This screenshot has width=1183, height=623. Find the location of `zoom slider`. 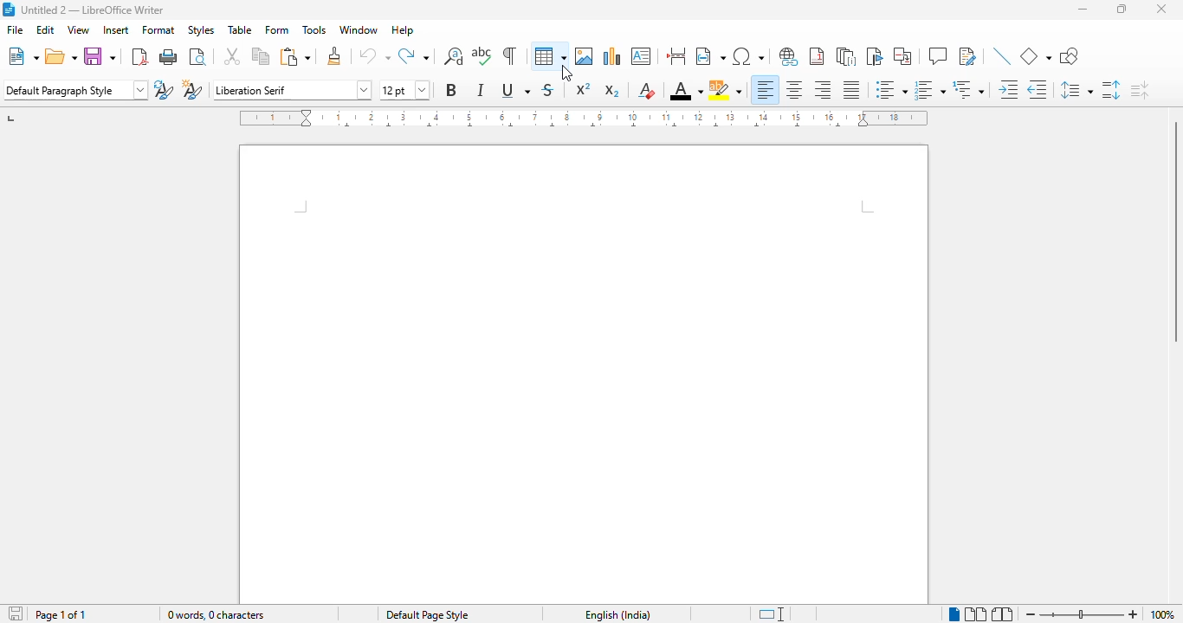

zoom slider is located at coordinates (1085, 614).